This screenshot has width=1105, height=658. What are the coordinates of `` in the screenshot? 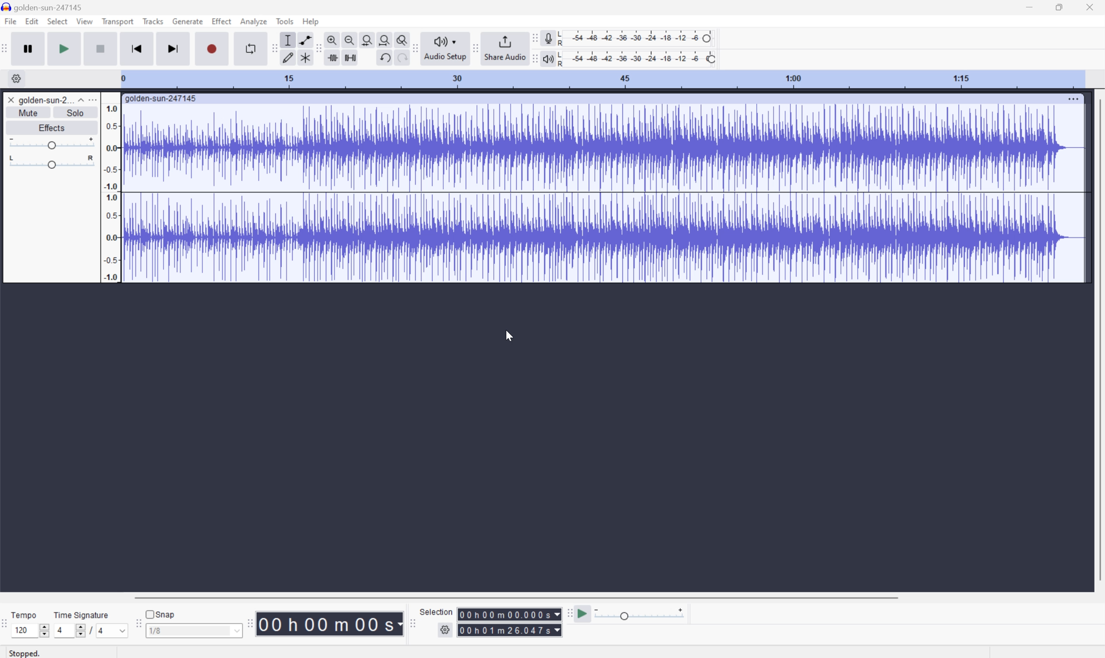 It's located at (509, 614).